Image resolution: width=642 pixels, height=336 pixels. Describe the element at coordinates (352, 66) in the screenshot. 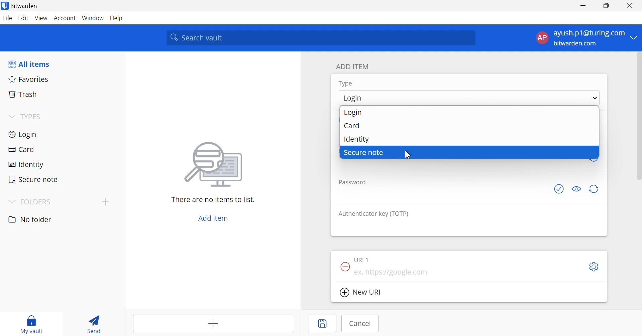

I see `ADD ITEM` at that location.